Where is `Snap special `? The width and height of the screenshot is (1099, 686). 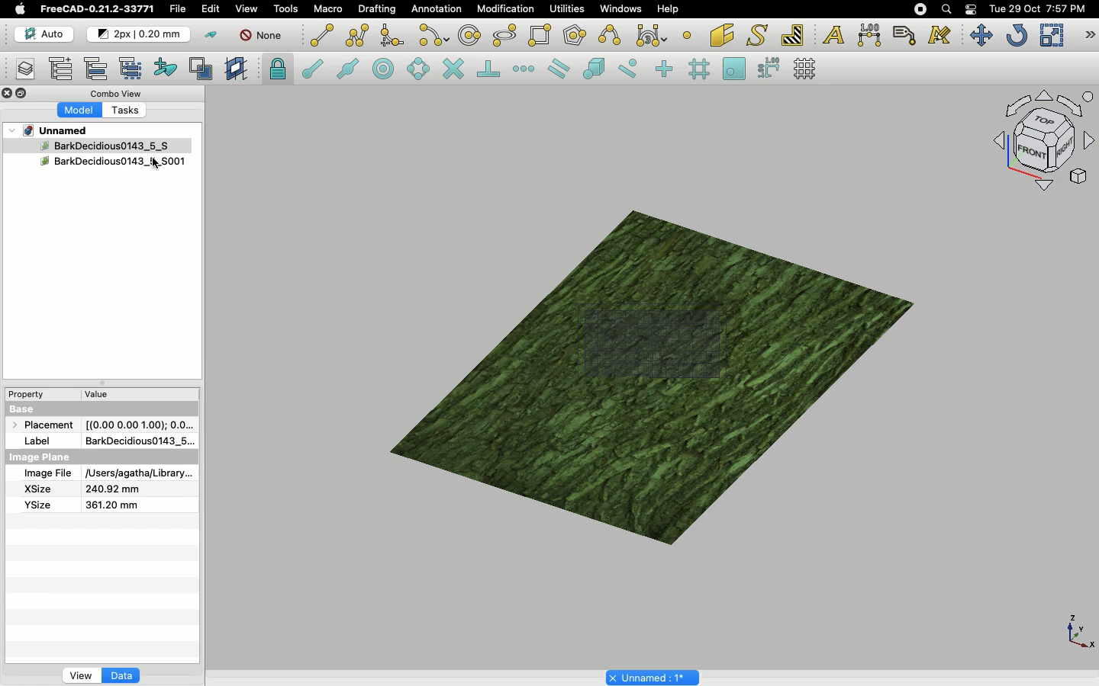 Snap special  is located at coordinates (597, 70).